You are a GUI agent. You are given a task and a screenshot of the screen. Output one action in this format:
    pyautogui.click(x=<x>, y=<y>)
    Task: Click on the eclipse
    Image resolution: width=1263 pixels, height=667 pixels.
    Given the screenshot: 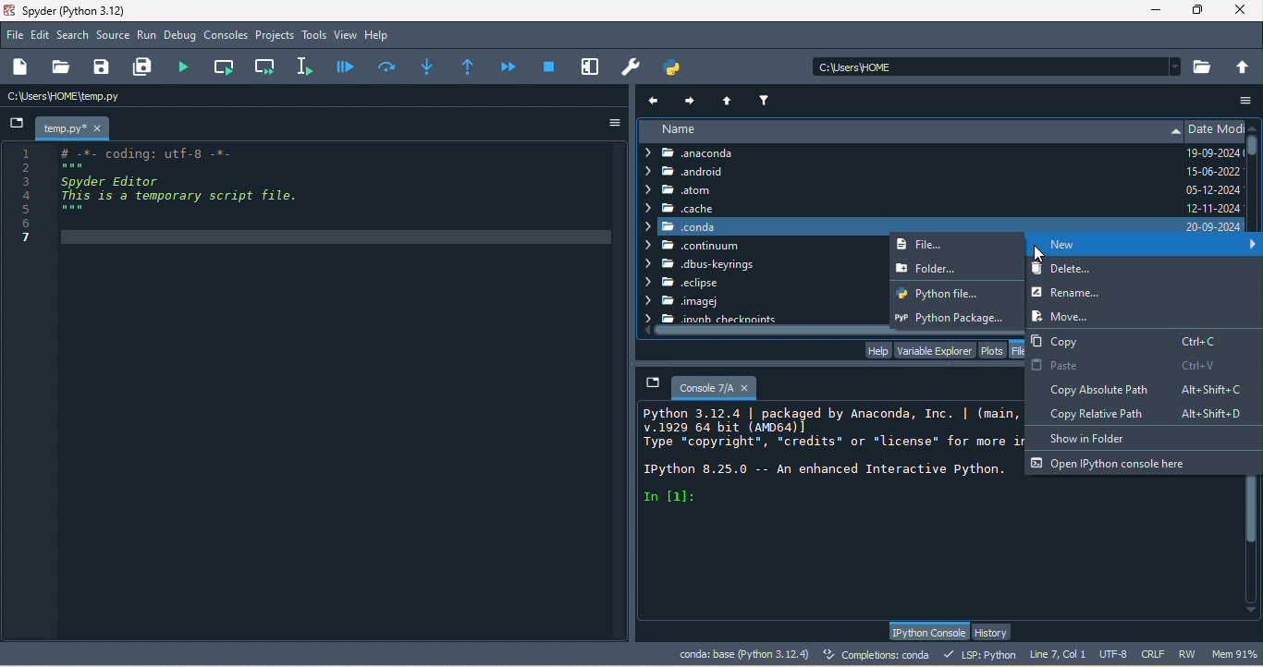 What is the action you would take?
    pyautogui.click(x=681, y=284)
    